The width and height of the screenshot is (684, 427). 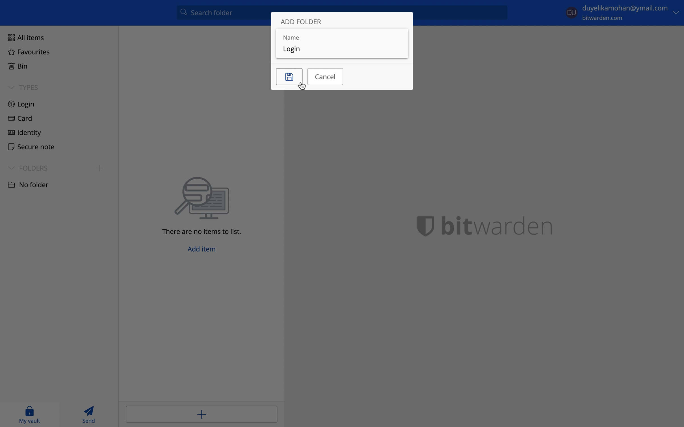 I want to click on Name, so click(x=341, y=35).